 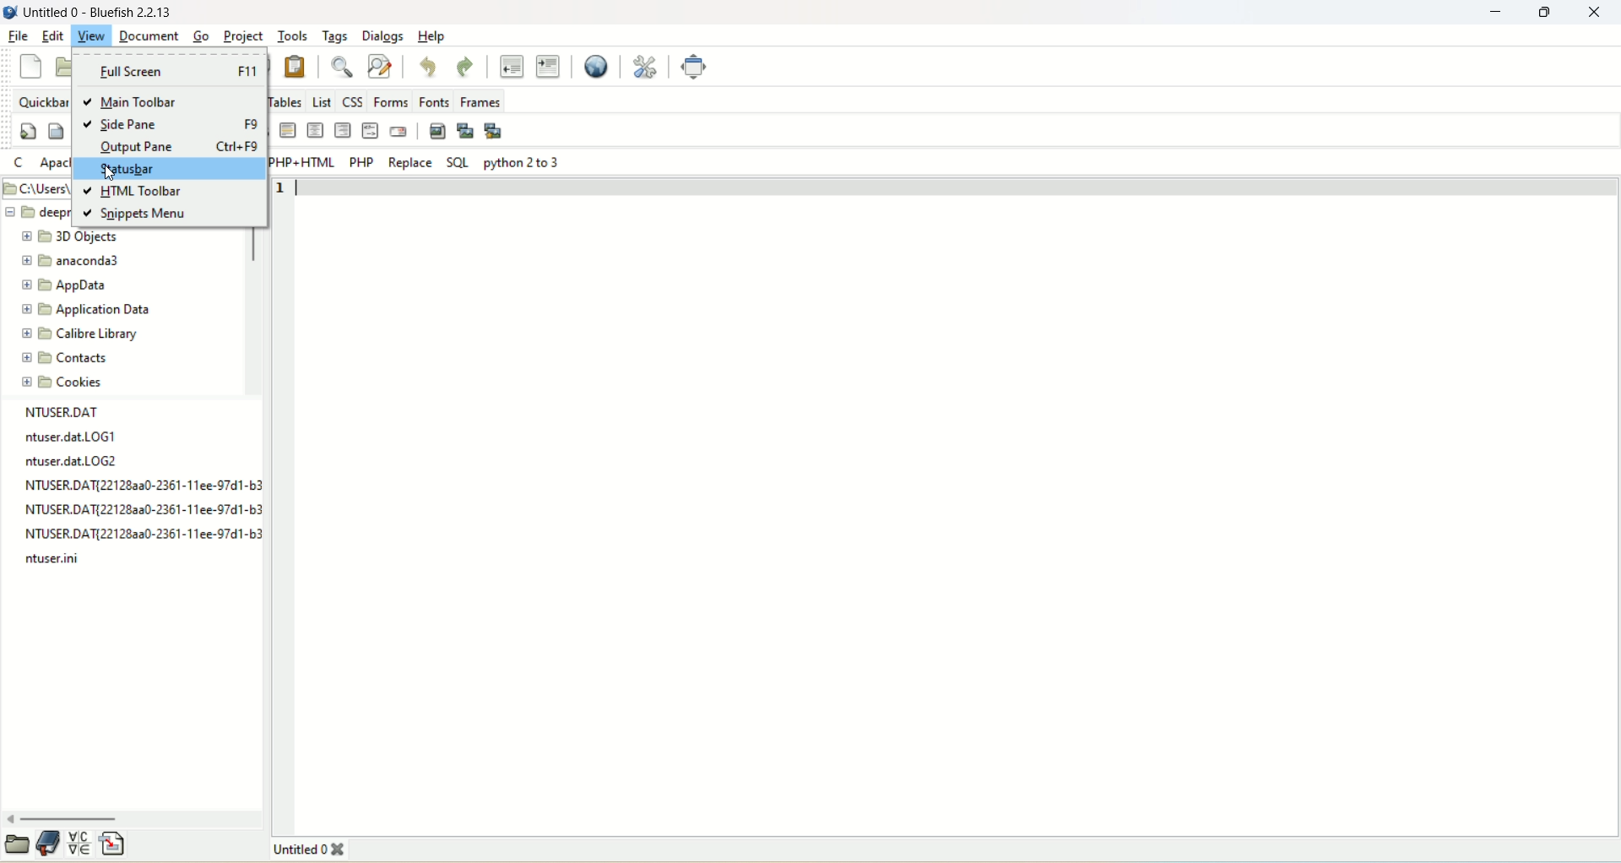 I want to click on output pane, so click(x=179, y=147).